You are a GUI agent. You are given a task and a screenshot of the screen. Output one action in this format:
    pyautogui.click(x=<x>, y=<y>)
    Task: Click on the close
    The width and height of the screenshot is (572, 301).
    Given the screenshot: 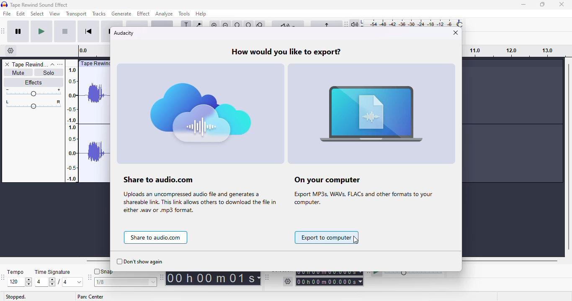 What is the action you would take?
    pyautogui.click(x=456, y=32)
    